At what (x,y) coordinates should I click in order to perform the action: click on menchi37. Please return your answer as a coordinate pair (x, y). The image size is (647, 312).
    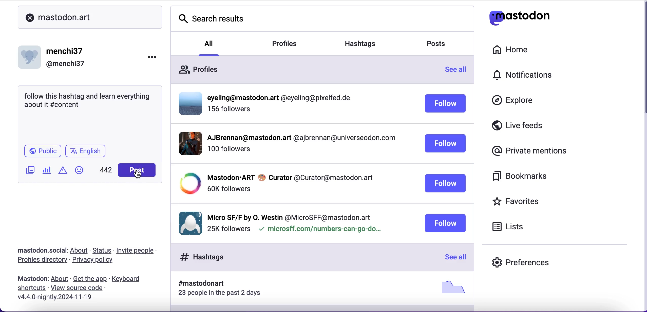
    Looking at the image, I should click on (66, 51).